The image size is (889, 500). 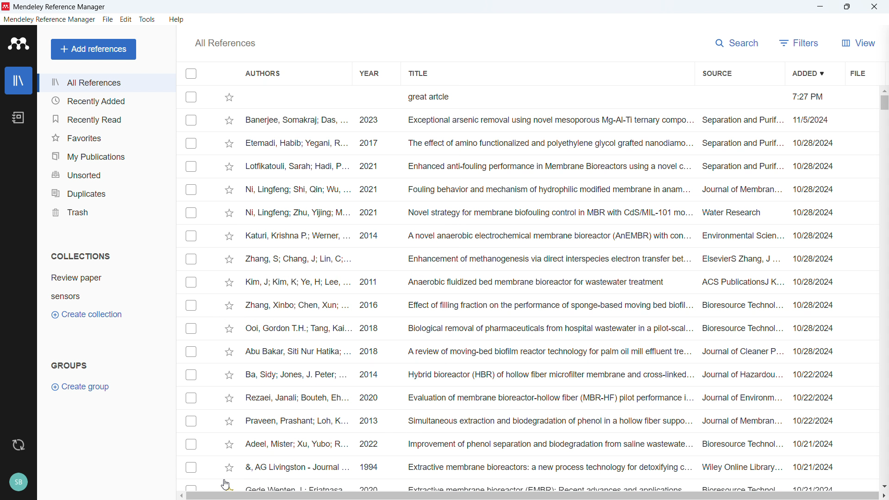 What do you see at coordinates (177, 19) in the screenshot?
I see `help ` at bounding box center [177, 19].